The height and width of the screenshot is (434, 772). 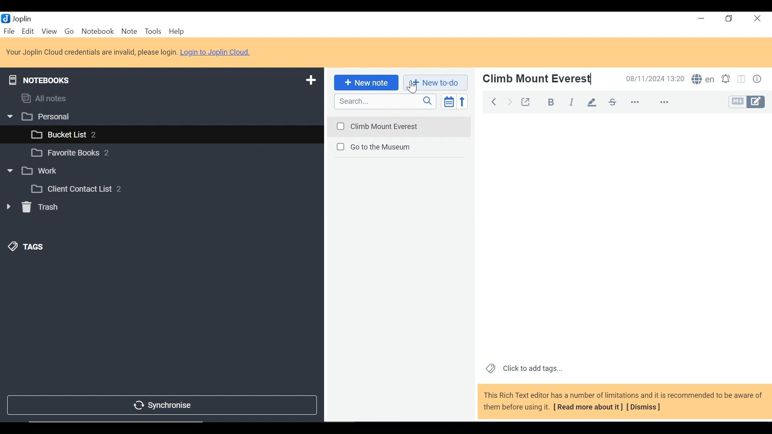 What do you see at coordinates (162, 170) in the screenshot?
I see `Notebook` at bounding box center [162, 170].